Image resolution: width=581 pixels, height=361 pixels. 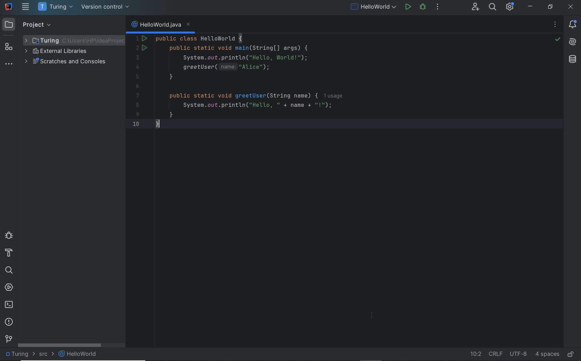 I want to click on main menu, so click(x=26, y=7).